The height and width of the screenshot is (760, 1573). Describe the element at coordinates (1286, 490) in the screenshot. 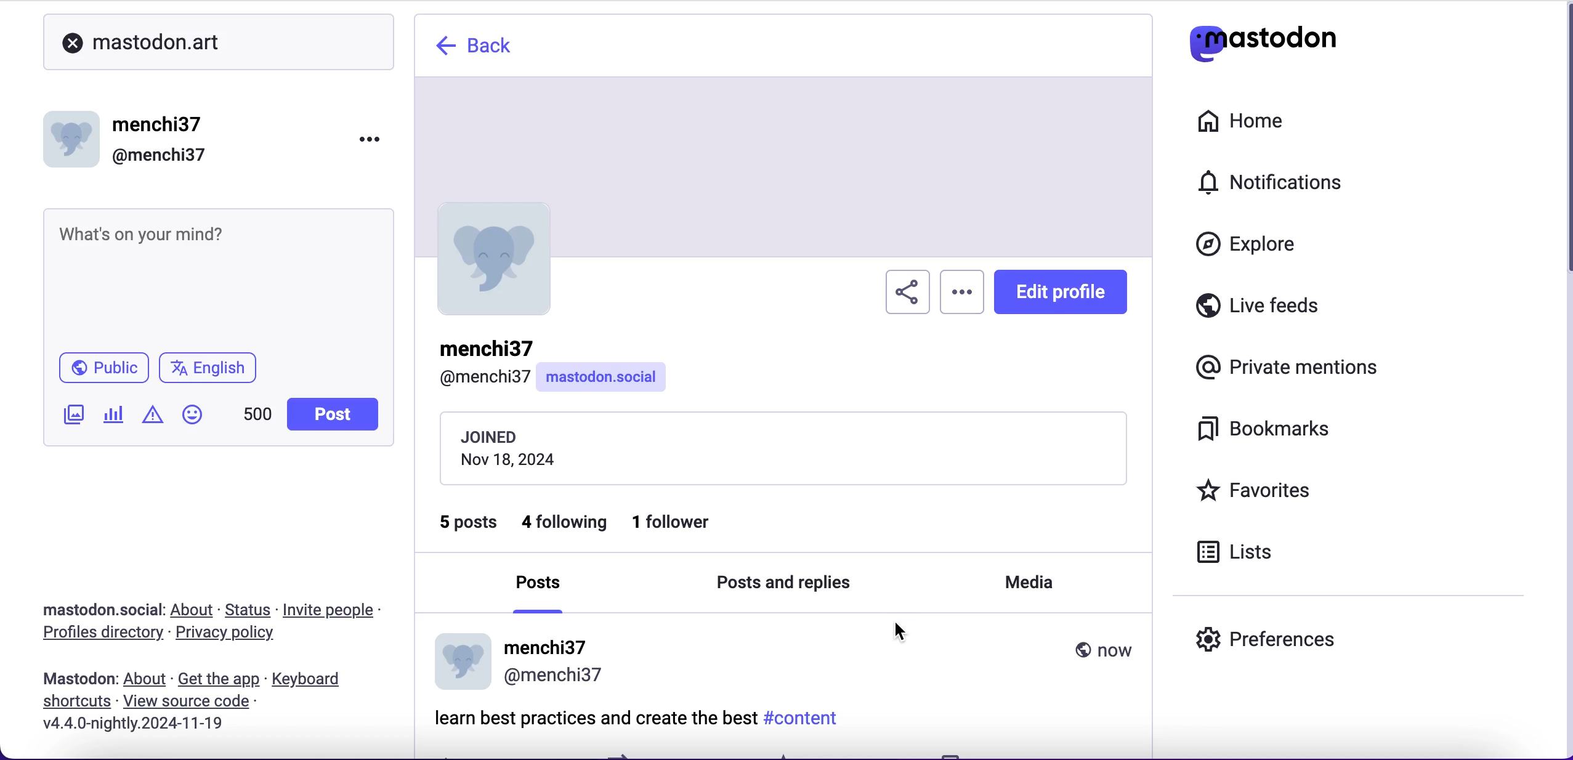

I see `favorites` at that location.